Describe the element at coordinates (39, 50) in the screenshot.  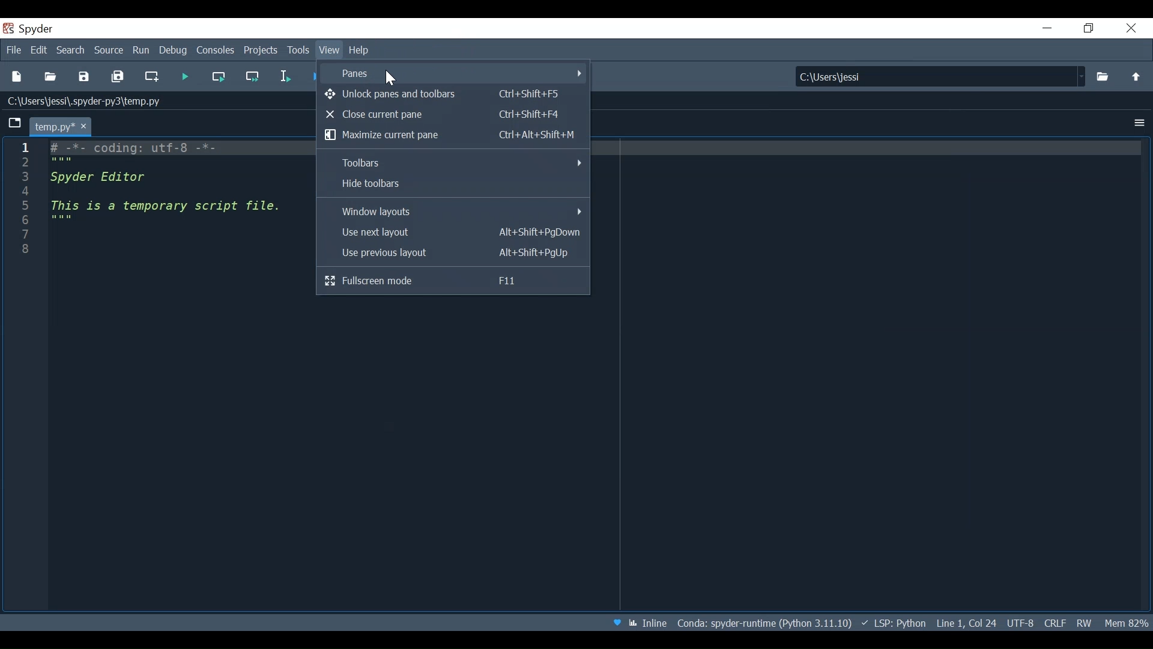
I see `Edit` at that location.